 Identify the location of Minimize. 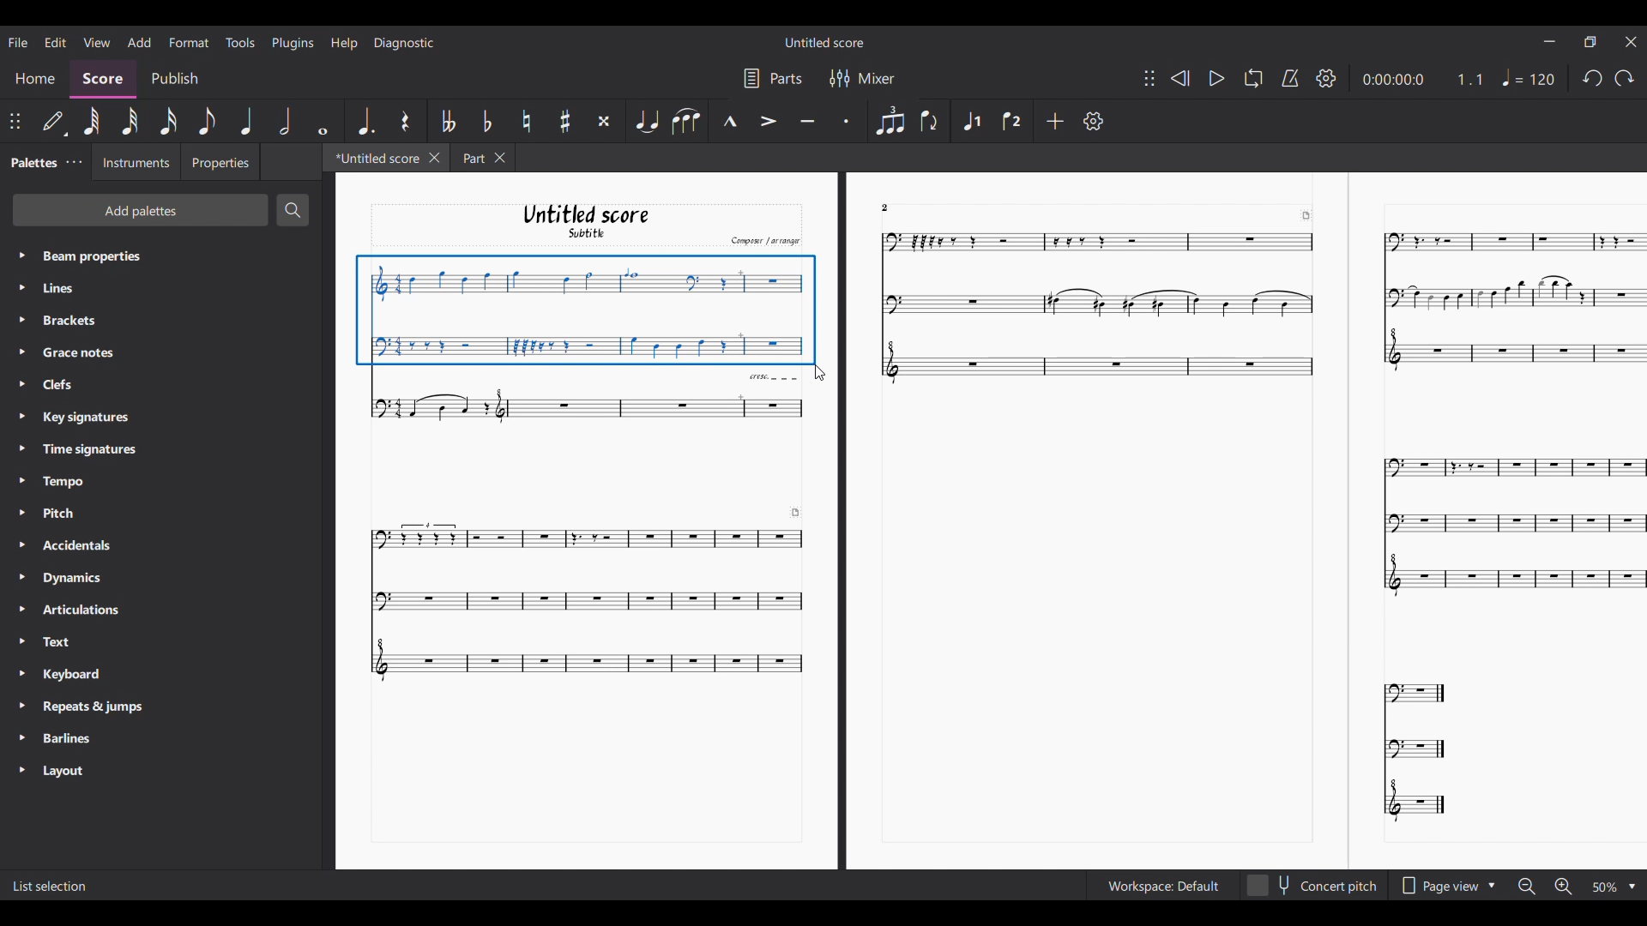
(1550, 40).